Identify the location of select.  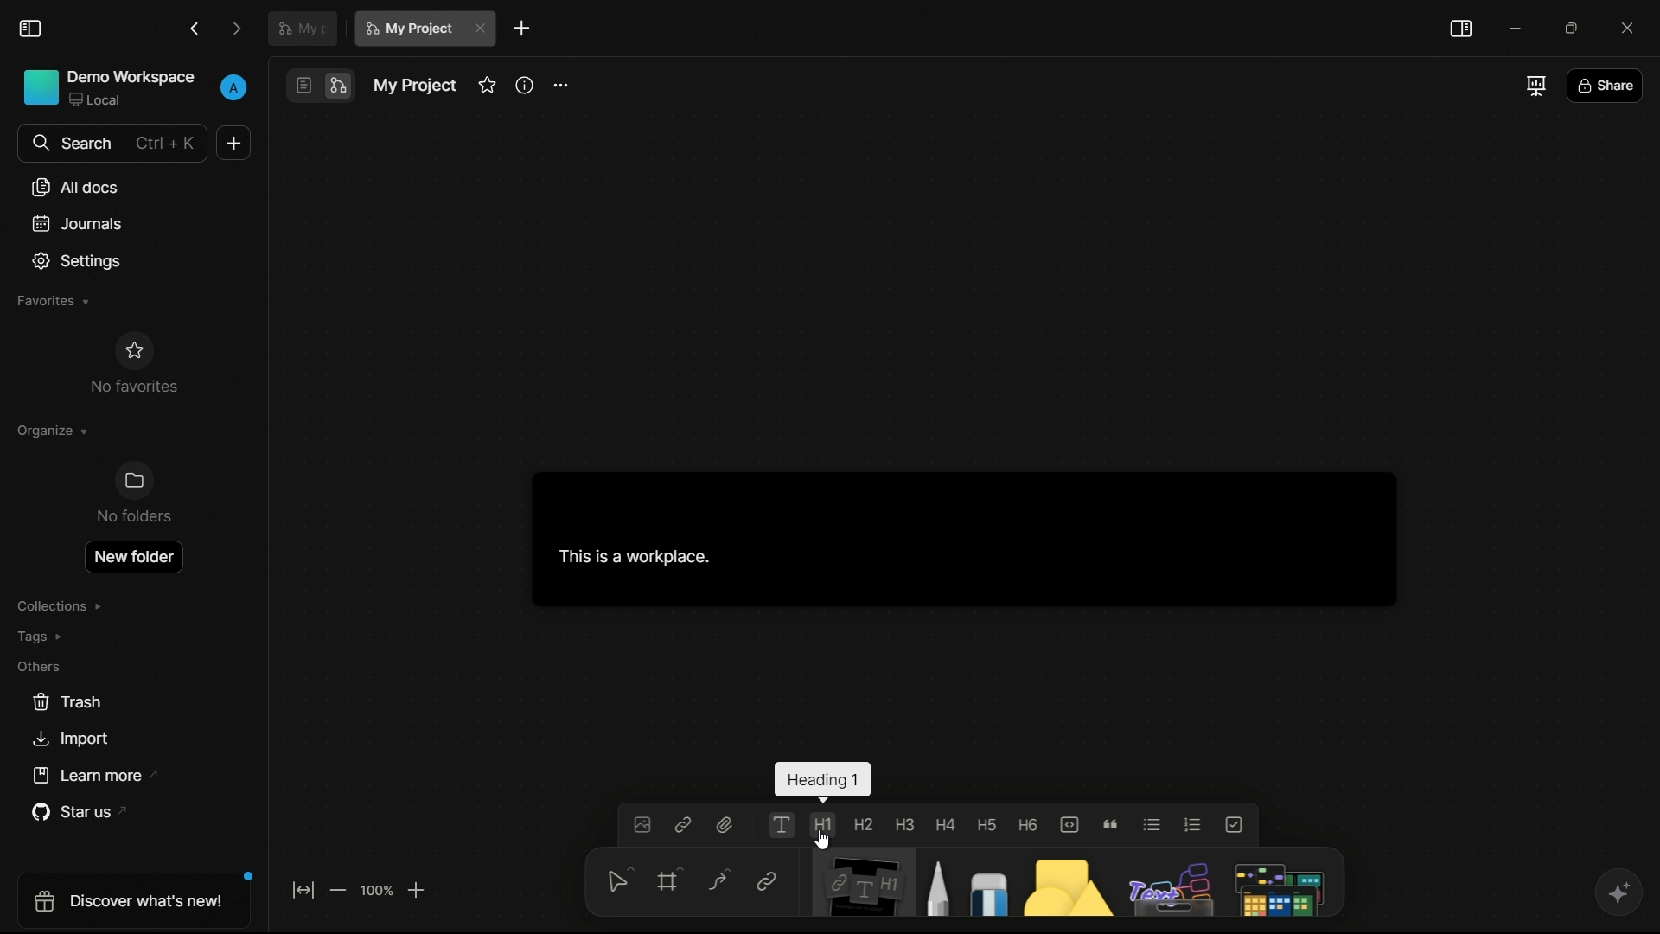
(615, 885).